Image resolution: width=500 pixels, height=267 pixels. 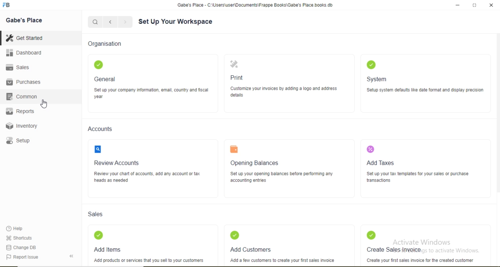 What do you see at coordinates (71, 256) in the screenshot?
I see `Back` at bounding box center [71, 256].